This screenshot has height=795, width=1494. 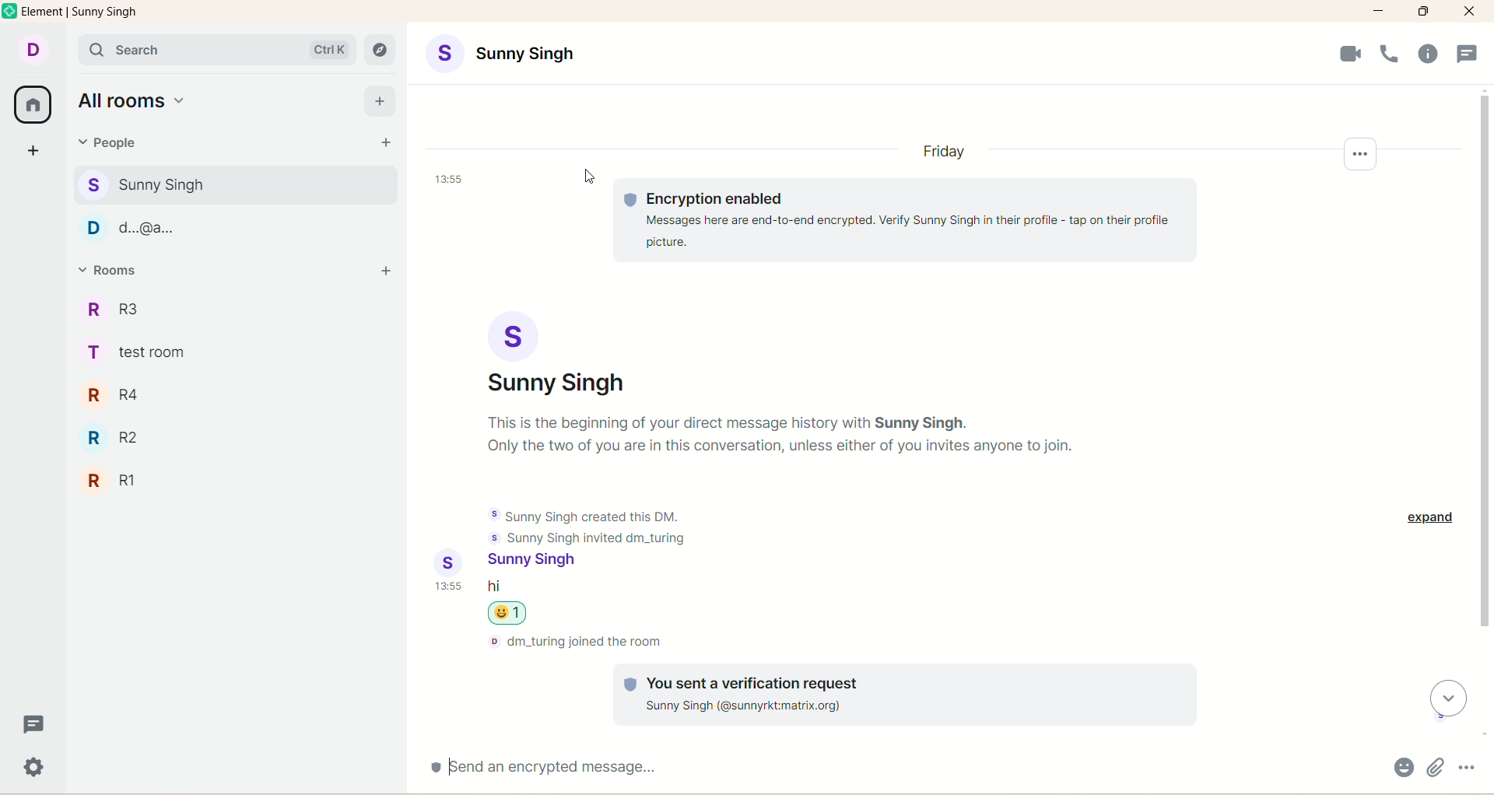 I want to click on explore rooms, so click(x=380, y=50).